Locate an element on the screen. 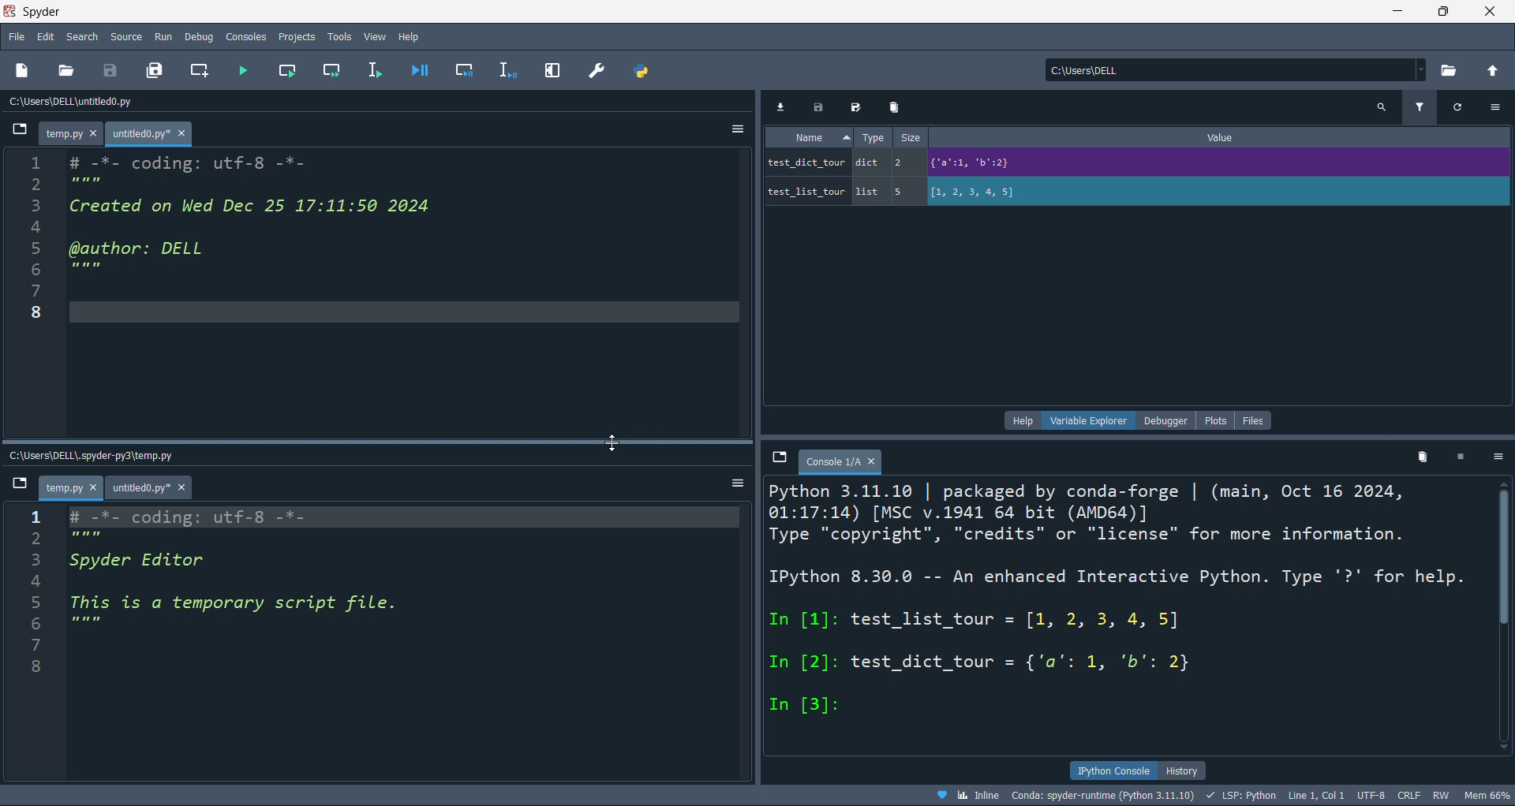  save all files is located at coordinates (155, 70).